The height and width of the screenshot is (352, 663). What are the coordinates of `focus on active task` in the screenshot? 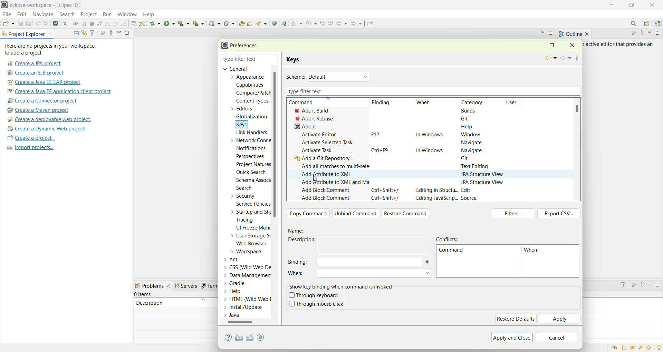 It's located at (102, 32).